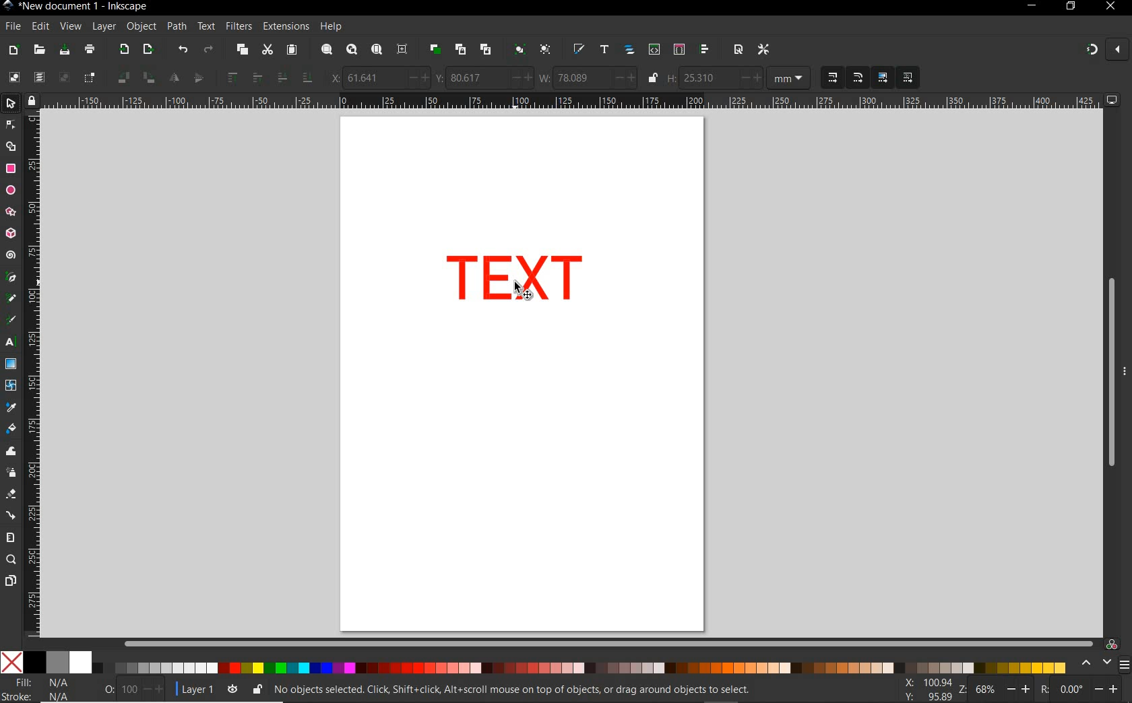  What do you see at coordinates (12, 232) in the screenshot?
I see `3d box tool` at bounding box center [12, 232].